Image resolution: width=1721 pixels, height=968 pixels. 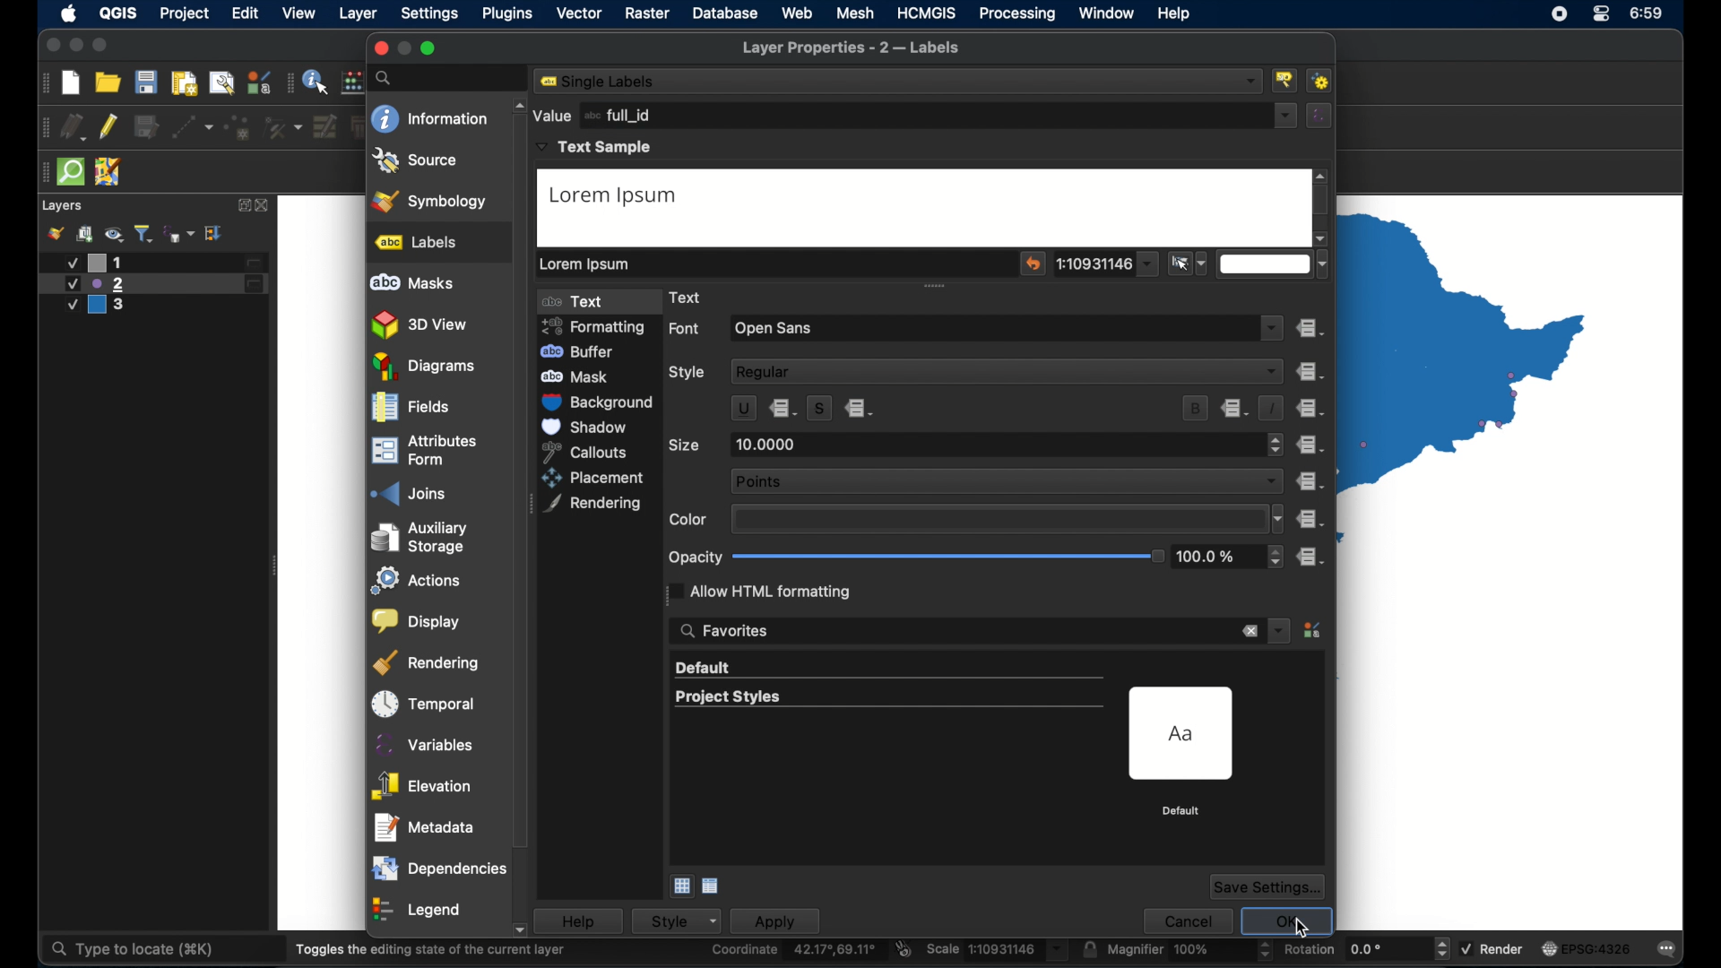 I want to click on drag handle, so click(x=42, y=82).